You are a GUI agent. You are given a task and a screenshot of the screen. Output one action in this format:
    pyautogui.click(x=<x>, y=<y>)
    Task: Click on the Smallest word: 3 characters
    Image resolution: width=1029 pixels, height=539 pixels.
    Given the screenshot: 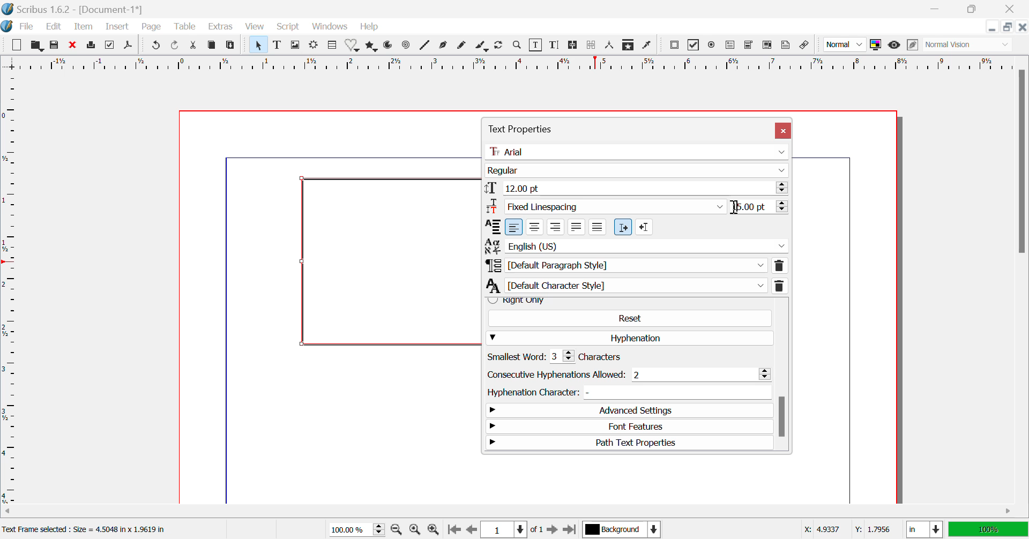 What is the action you would take?
    pyautogui.click(x=566, y=356)
    